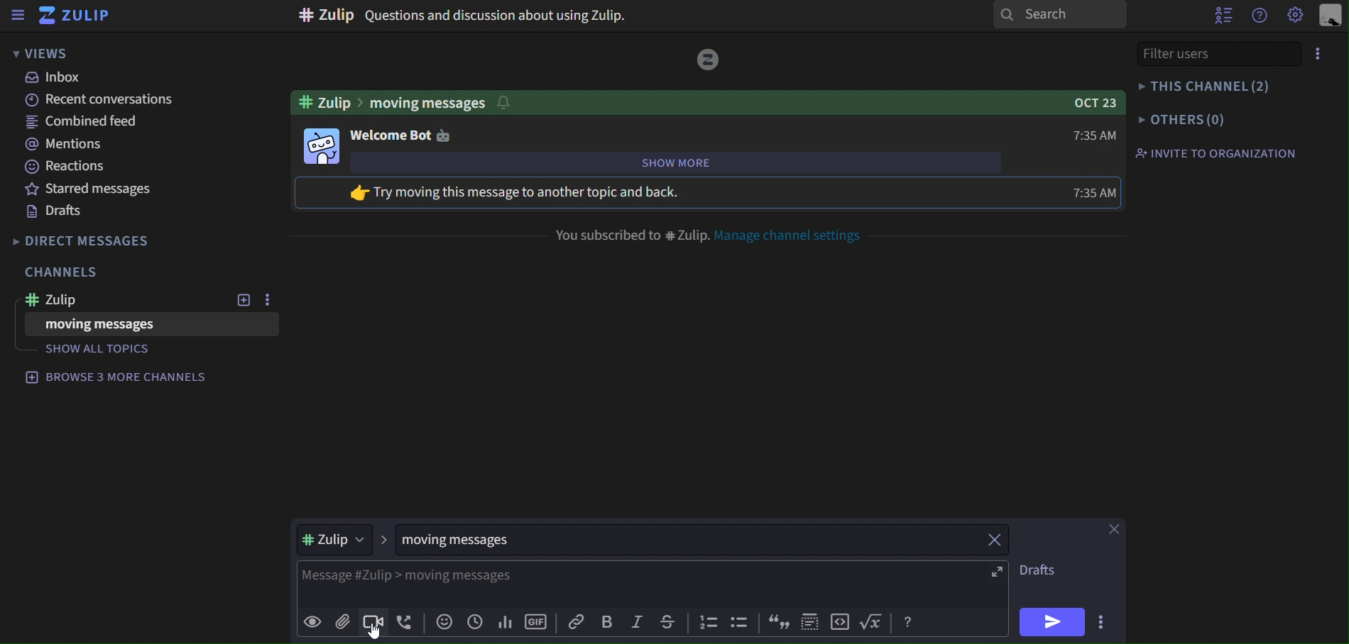 The width and height of the screenshot is (1349, 644). Describe the element at coordinates (67, 167) in the screenshot. I see `reactions` at that location.